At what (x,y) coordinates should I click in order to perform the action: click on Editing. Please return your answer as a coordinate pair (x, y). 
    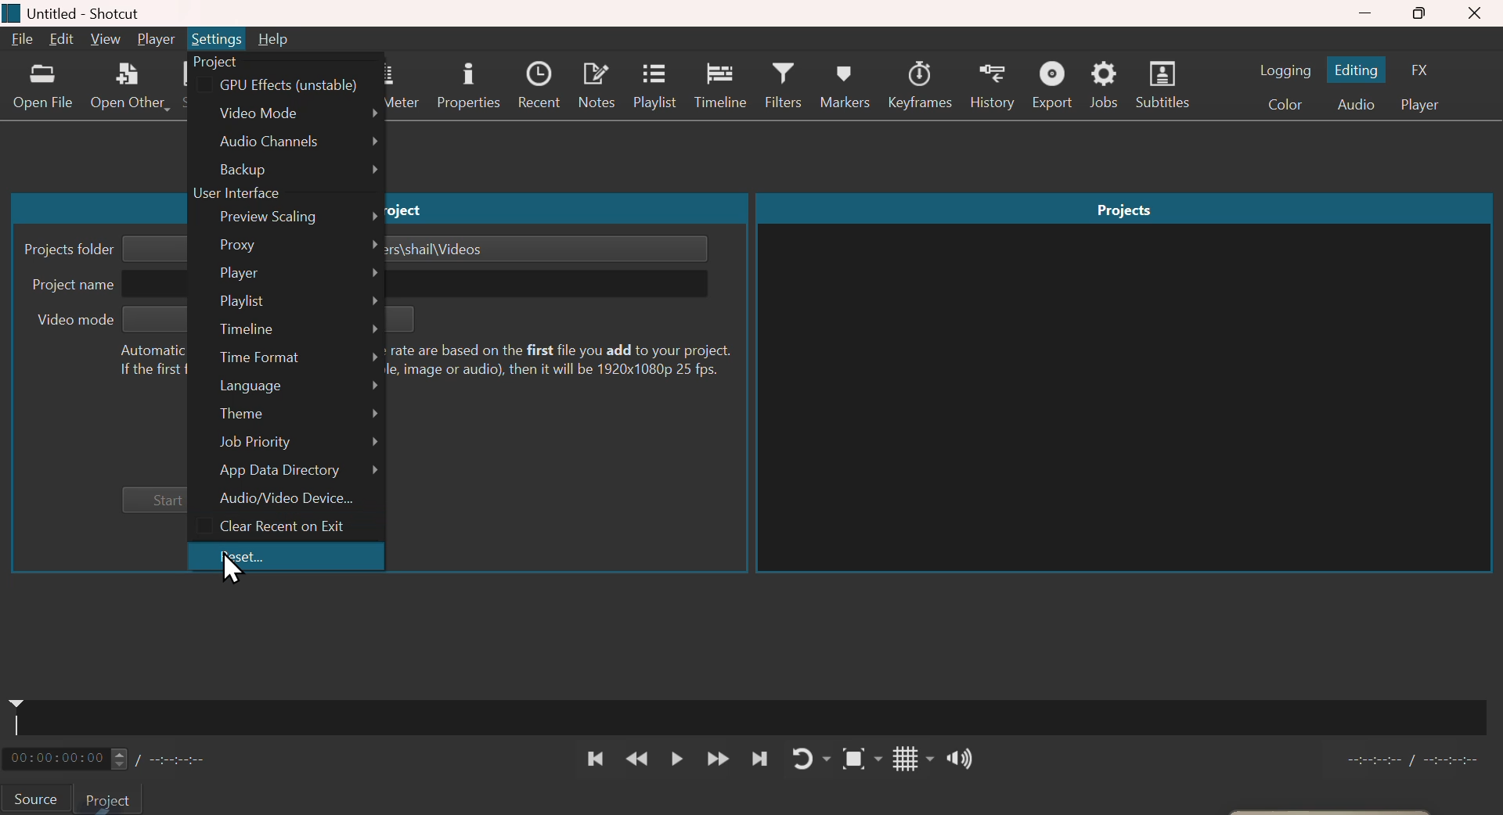
    Looking at the image, I should click on (1361, 69).